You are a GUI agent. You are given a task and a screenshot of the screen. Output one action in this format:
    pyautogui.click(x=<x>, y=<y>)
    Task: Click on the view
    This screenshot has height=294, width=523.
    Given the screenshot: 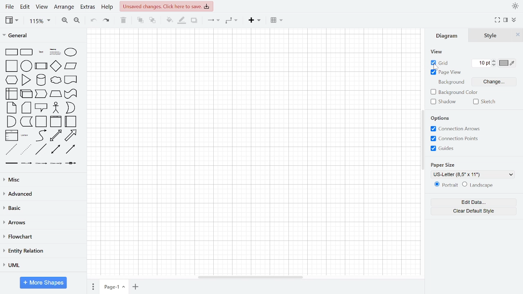 What is the action you would take?
    pyautogui.click(x=13, y=21)
    